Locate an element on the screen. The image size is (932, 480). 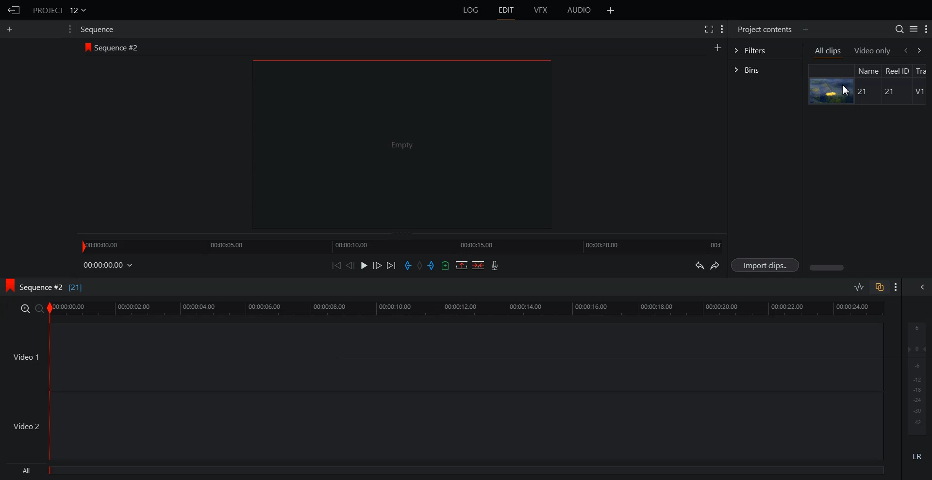
Timeline is located at coordinates (468, 308).